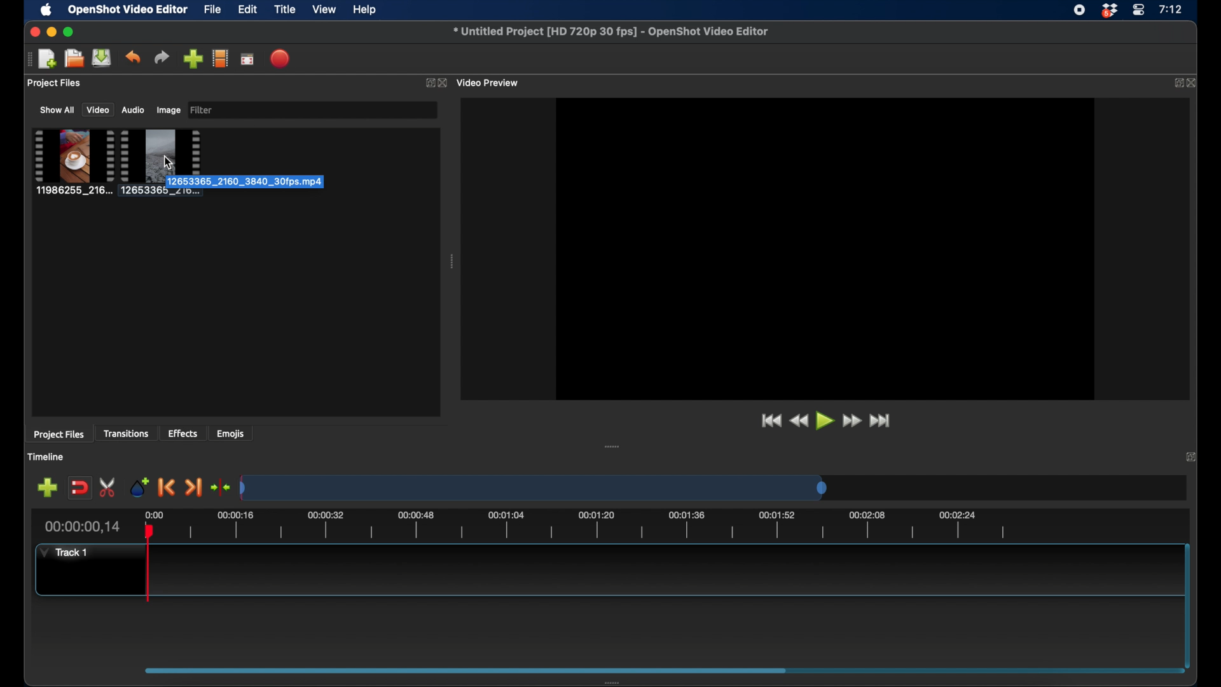 The width and height of the screenshot is (1221, 687). What do you see at coordinates (133, 110) in the screenshot?
I see `audio` at bounding box center [133, 110].